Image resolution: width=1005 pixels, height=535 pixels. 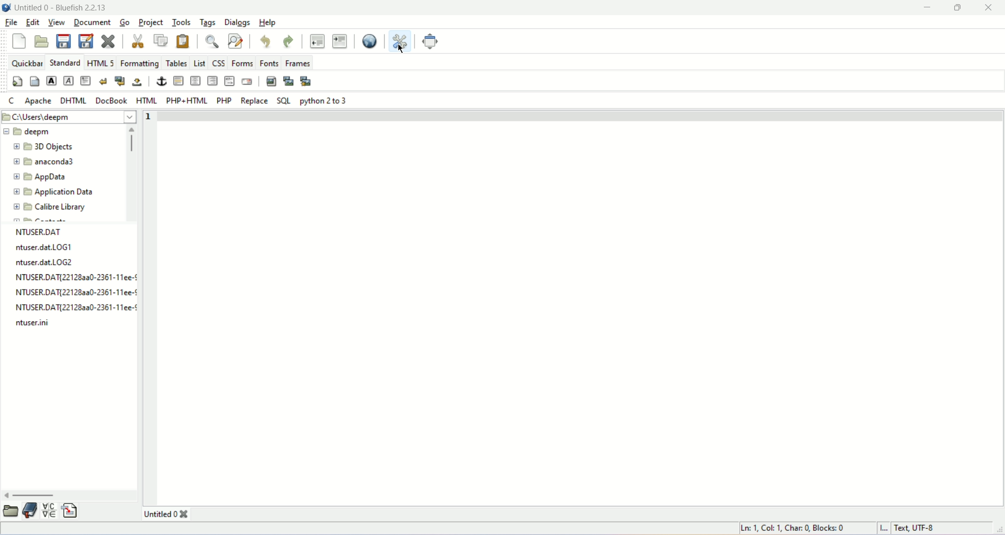 I want to click on title, so click(x=61, y=6).